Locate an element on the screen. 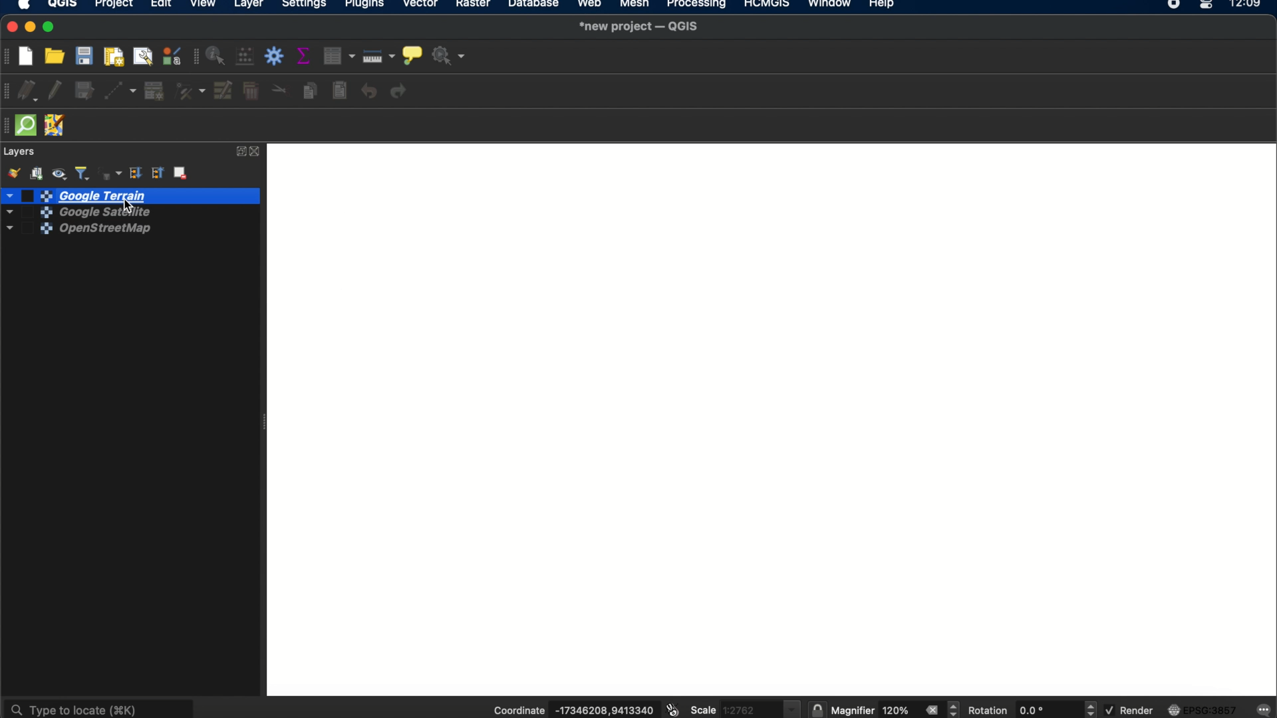  view is located at coordinates (204, 5).